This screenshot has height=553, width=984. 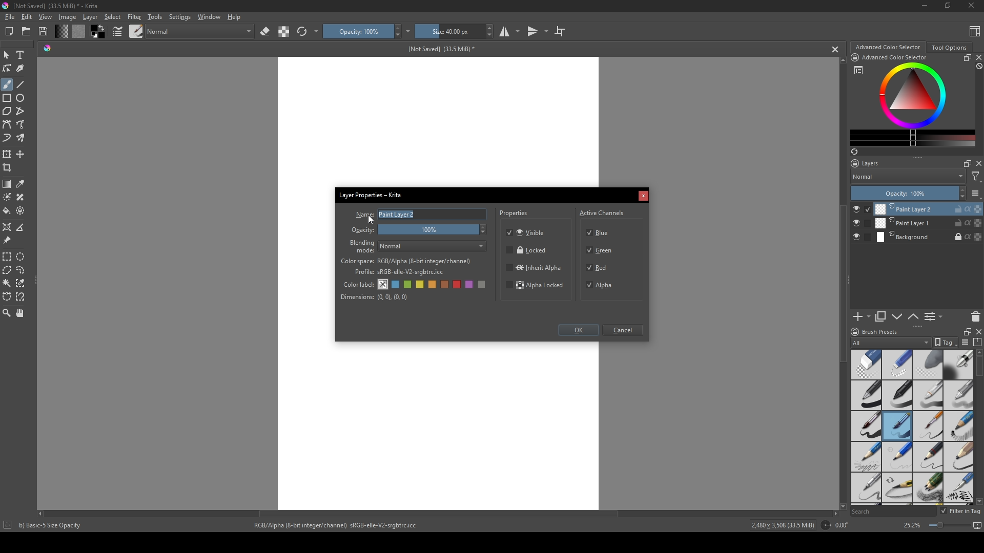 What do you see at coordinates (976, 193) in the screenshot?
I see `list` at bounding box center [976, 193].